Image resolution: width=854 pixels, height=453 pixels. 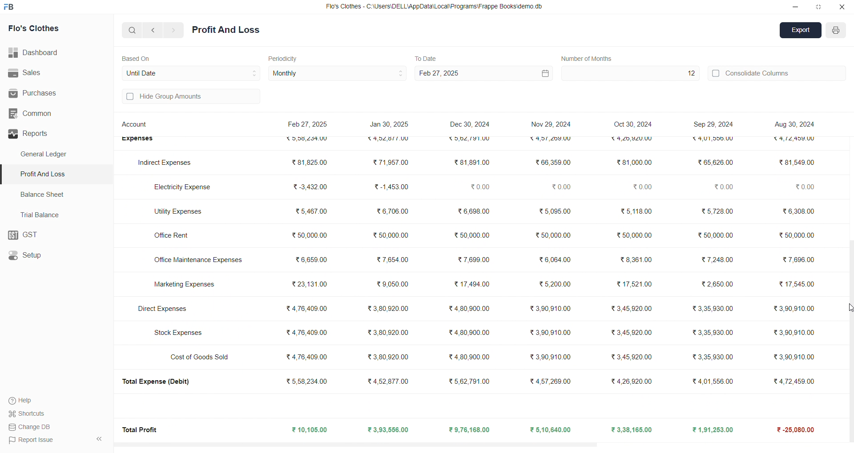 I want to click on Periodicity, so click(x=285, y=58).